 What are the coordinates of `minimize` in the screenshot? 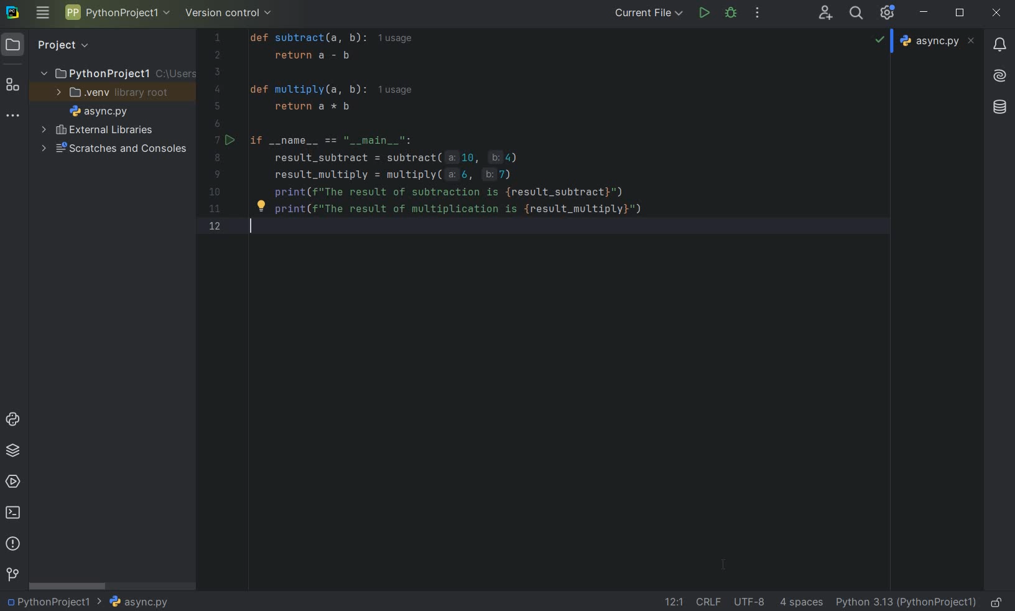 It's located at (924, 12).